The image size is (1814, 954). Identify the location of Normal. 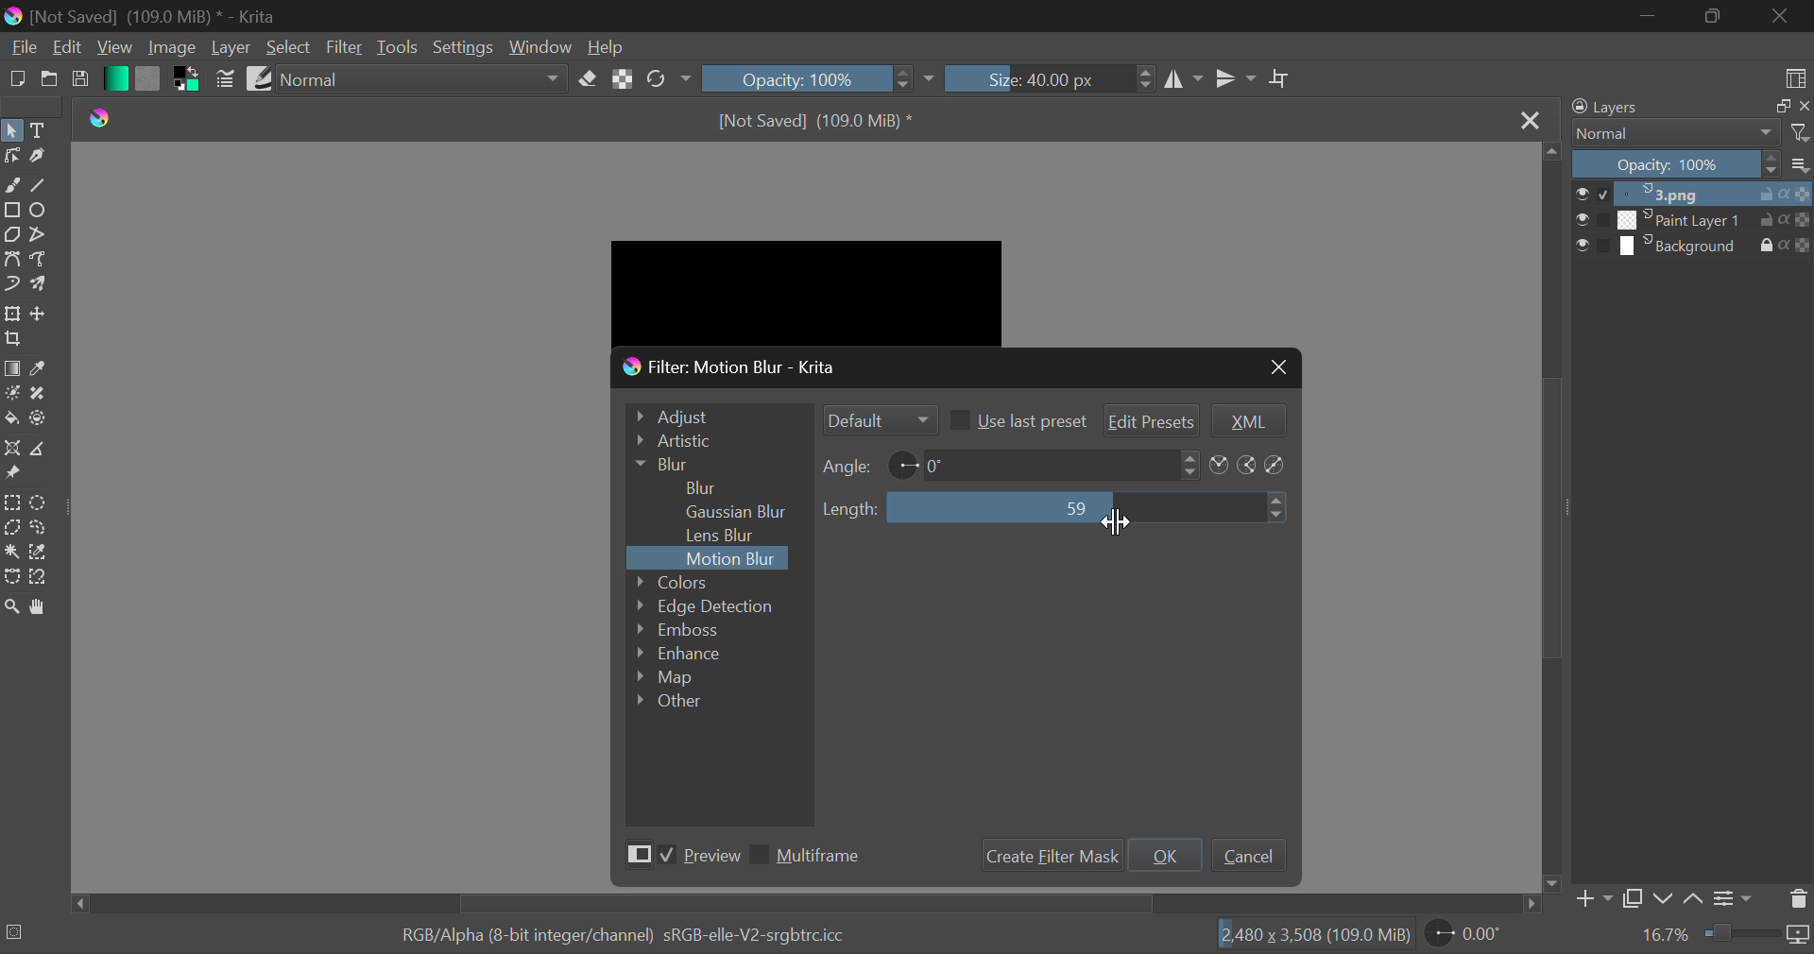
(1689, 133).